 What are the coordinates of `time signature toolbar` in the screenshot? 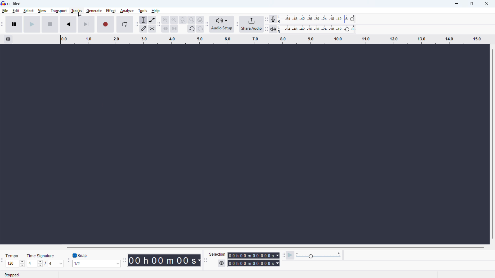 It's located at (3, 260).